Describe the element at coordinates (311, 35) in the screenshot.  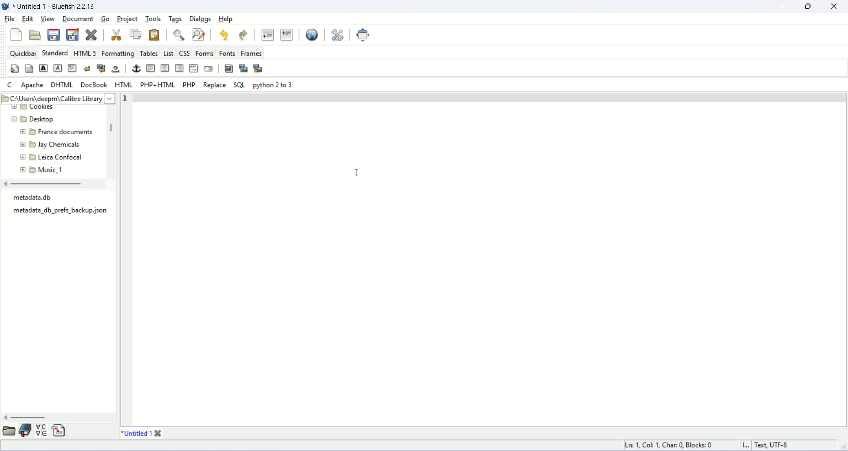
I see `view in browser` at that location.